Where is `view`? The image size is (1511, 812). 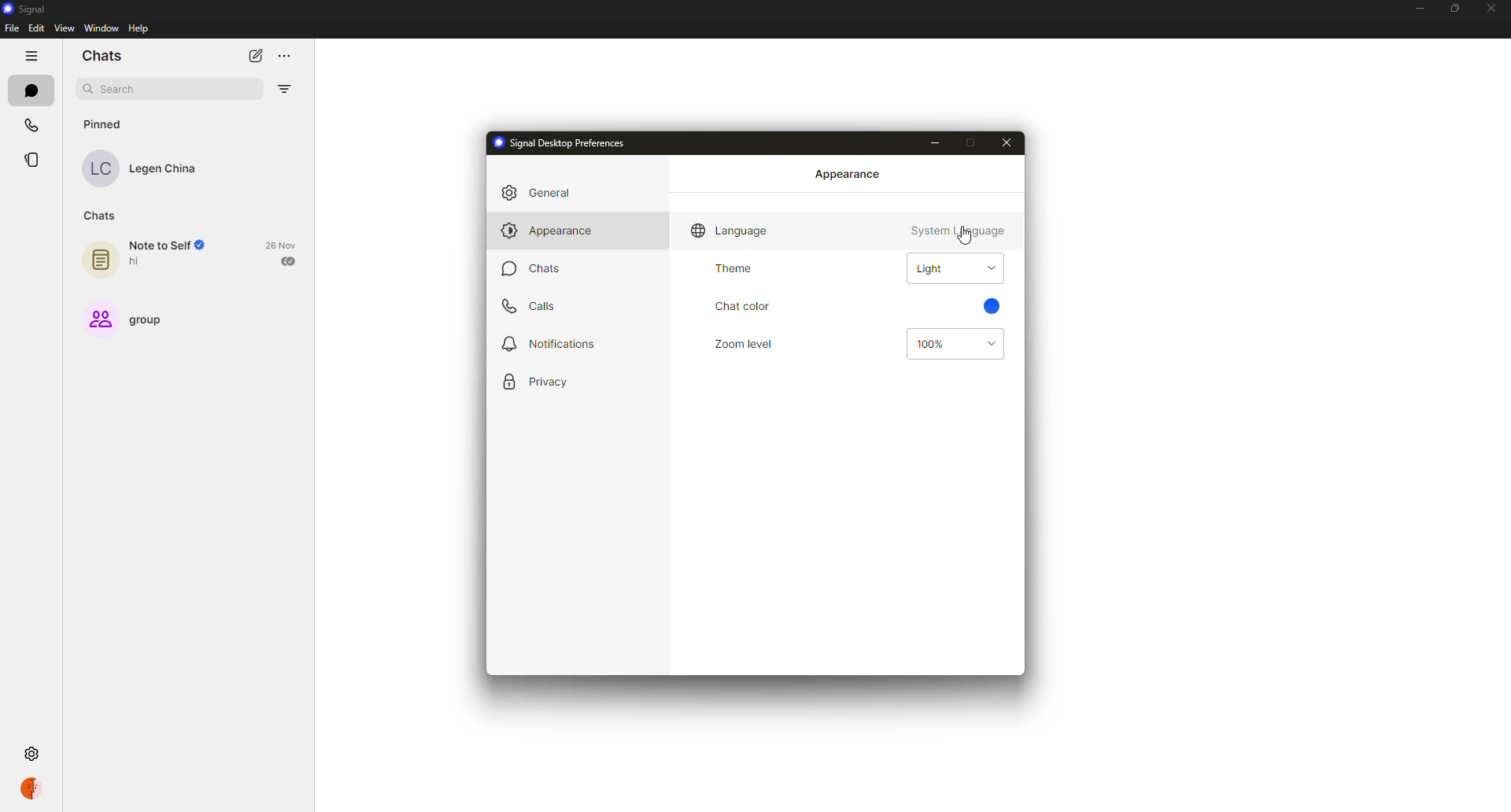 view is located at coordinates (63, 30).